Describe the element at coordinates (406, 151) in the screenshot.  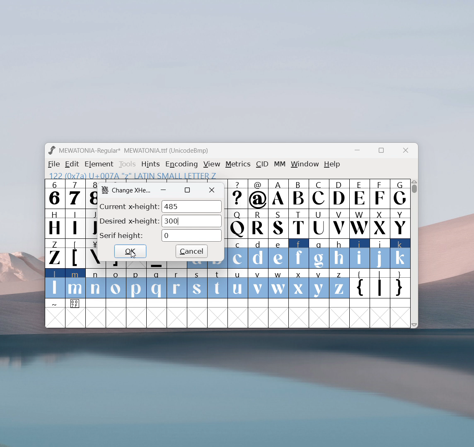
I see `close` at that location.